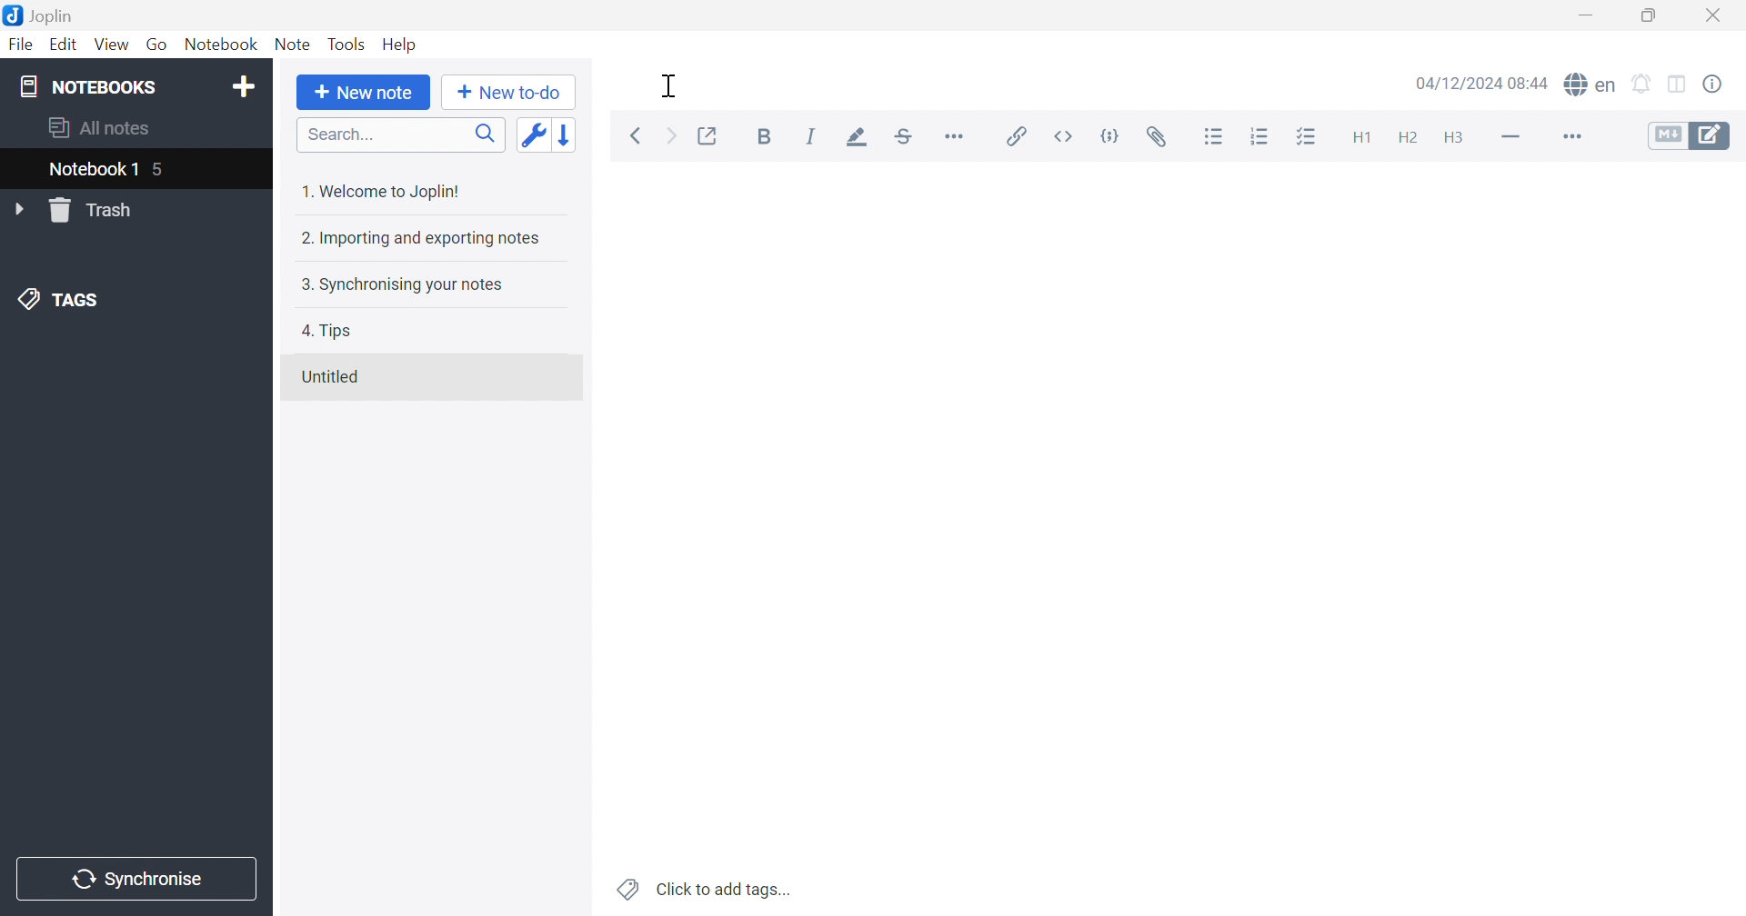  What do you see at coordinates (509, 93) in the screenshot?
I see `New to-do` at bounding box center [509, 93].